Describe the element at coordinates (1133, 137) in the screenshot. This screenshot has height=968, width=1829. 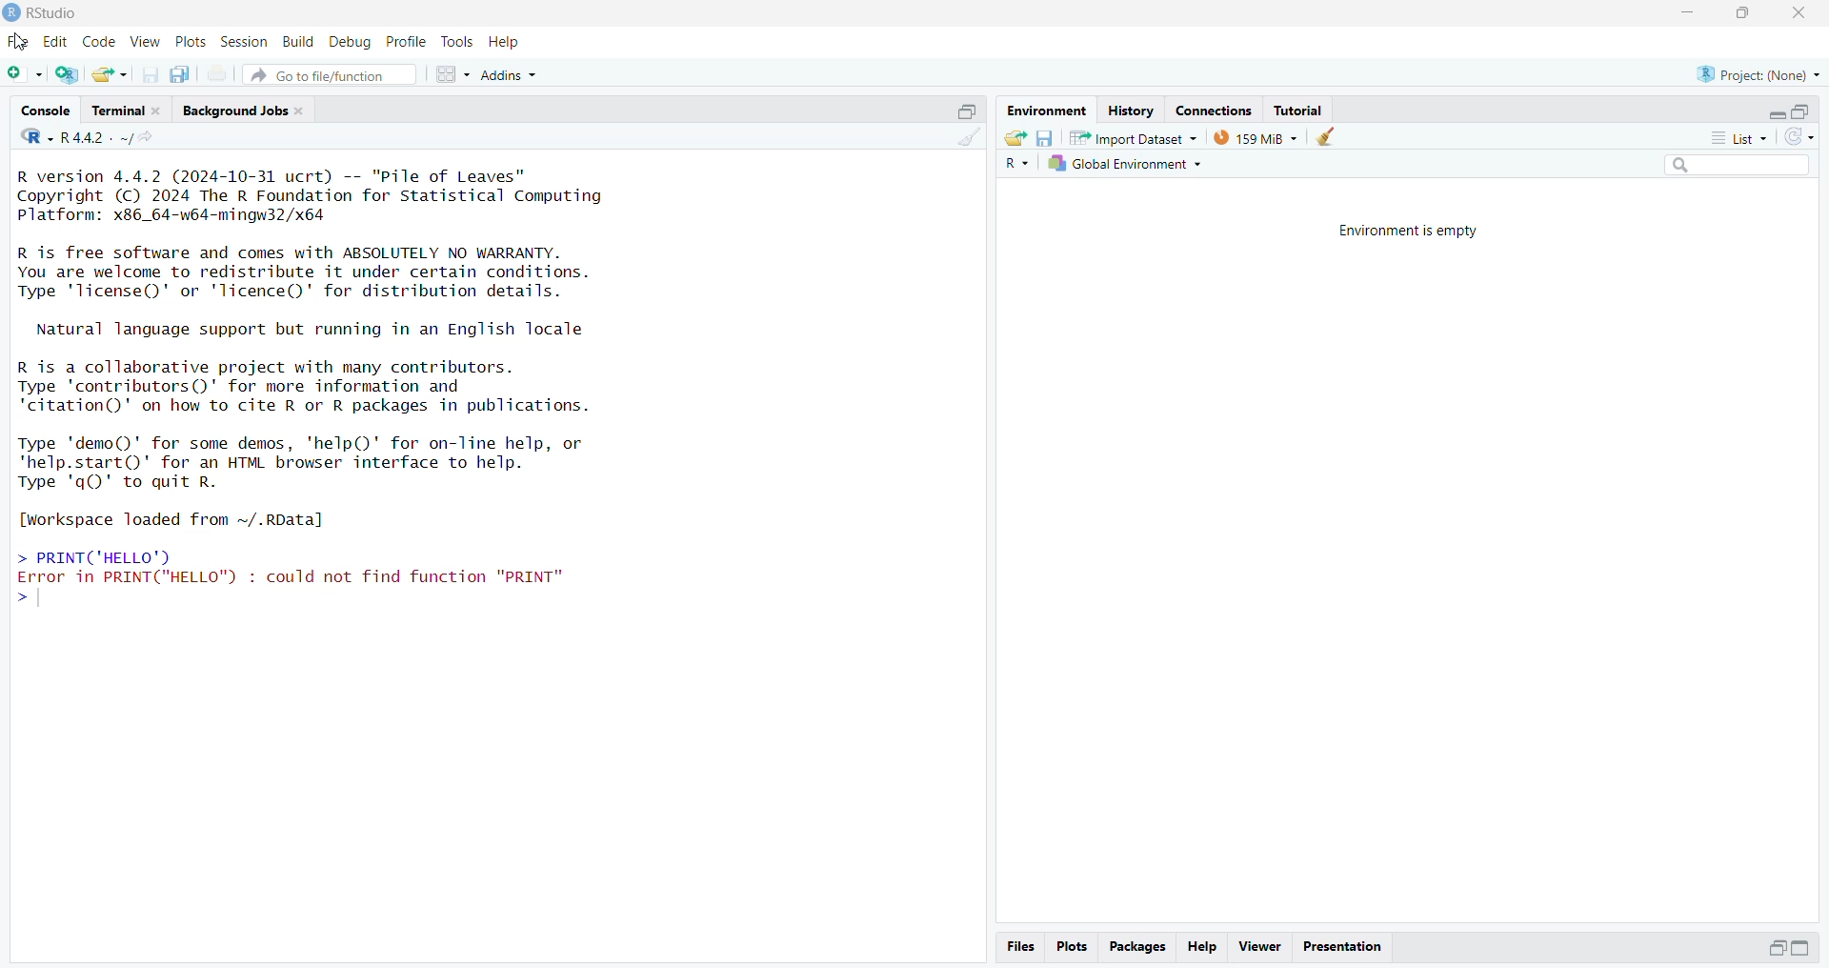
I see `Import dataset` at that location.